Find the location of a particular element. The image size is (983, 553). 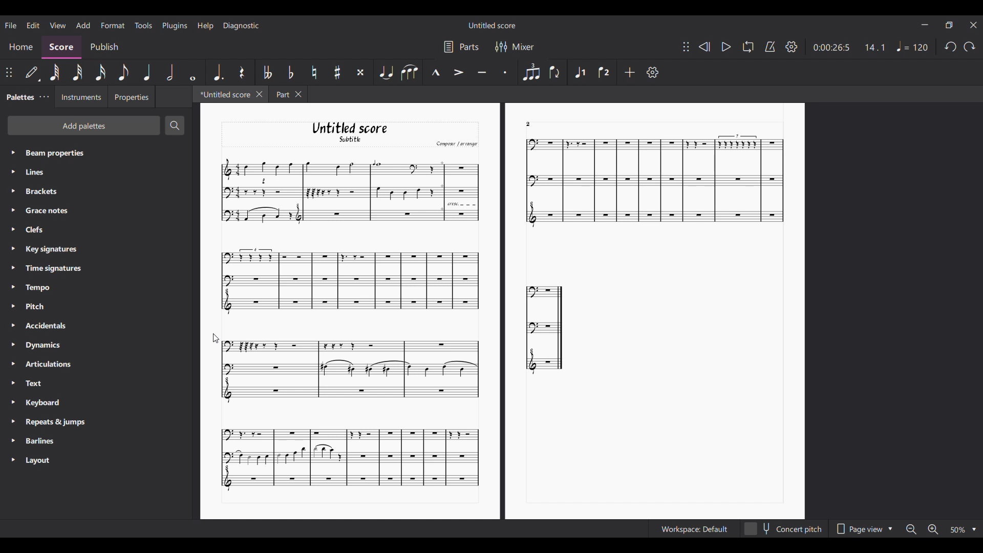

Graph is located at coordinates (344, 369).